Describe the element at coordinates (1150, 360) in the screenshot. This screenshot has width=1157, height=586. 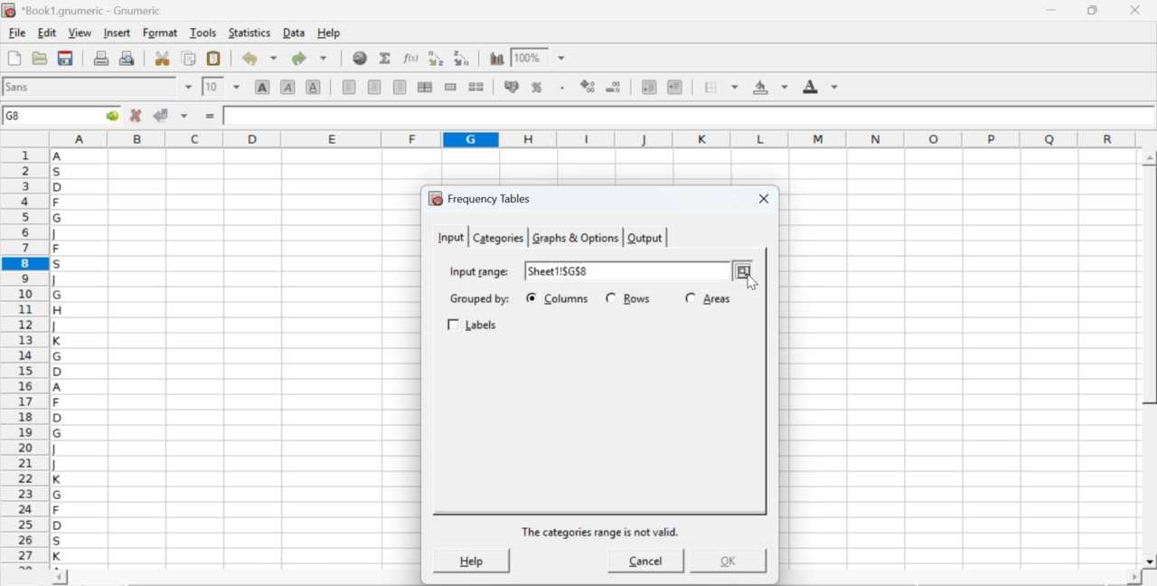
I see `scroll bar` at that location.